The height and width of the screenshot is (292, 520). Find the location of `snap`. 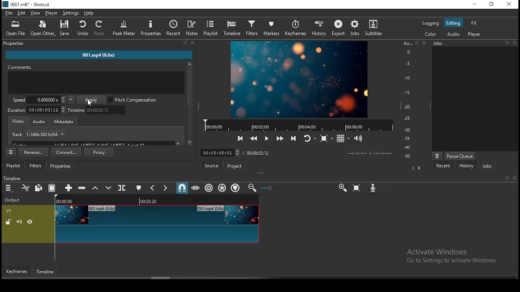

snap is located at coordinates (183, 188).